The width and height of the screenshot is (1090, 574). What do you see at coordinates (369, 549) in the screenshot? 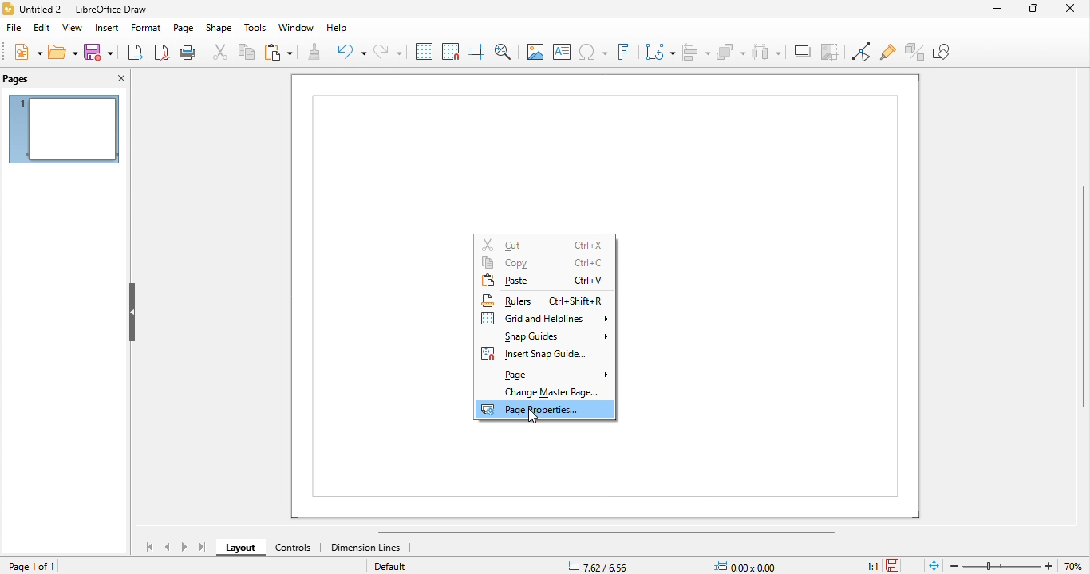
I see `dimension lines` at bounding box center [369, 549].